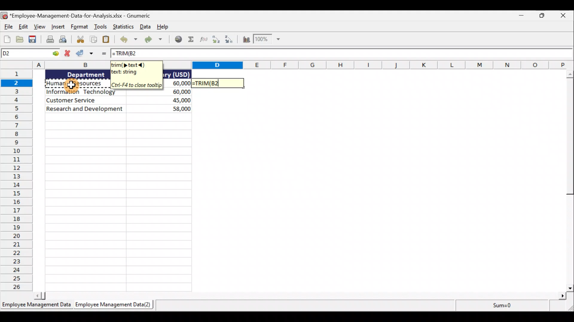 This screenshot has width=574, height=322. Describe the element at coordinates (564, 18) in the screenshot. I see `close` at that location.